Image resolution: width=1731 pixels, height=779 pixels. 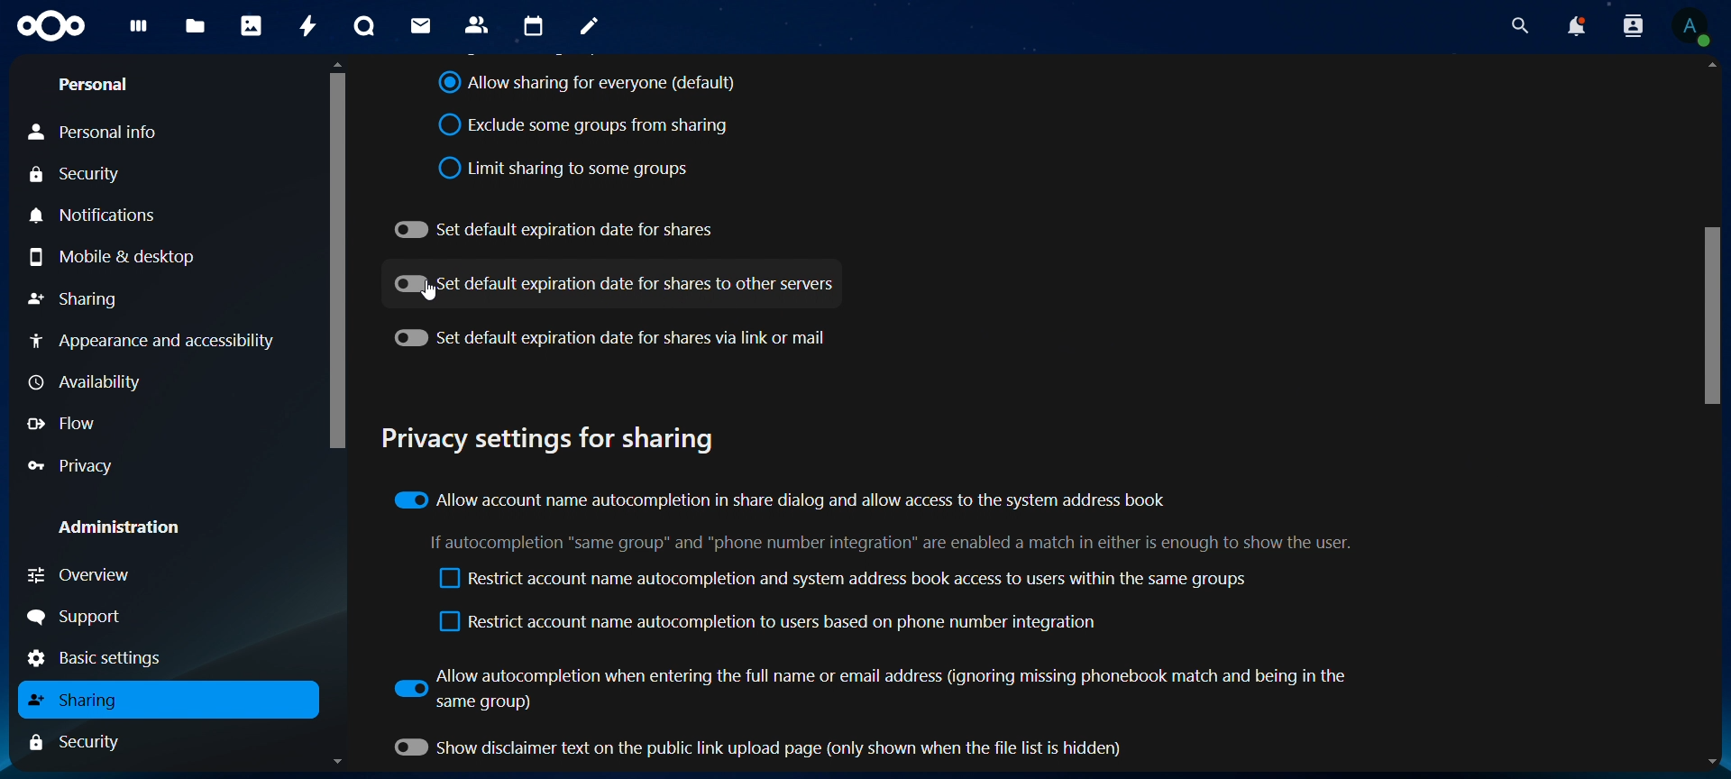 What do you see at coordinates (545, 436) in the screenshot?
I see `privacy settings for sharing` at bounding box center [545, 436].